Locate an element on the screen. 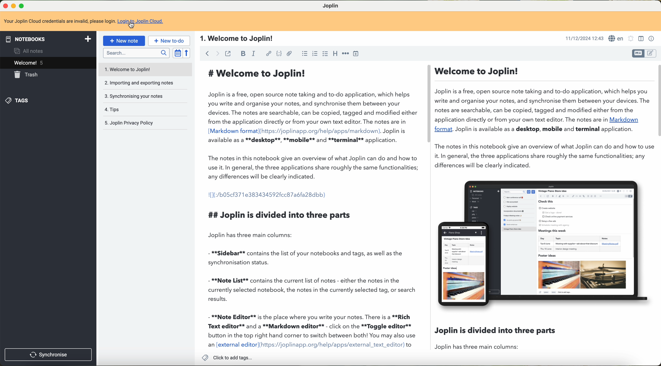 Image resolution: width=661 pixels, height=366 pixels. toggle editors is located at coordinates (652, 53).